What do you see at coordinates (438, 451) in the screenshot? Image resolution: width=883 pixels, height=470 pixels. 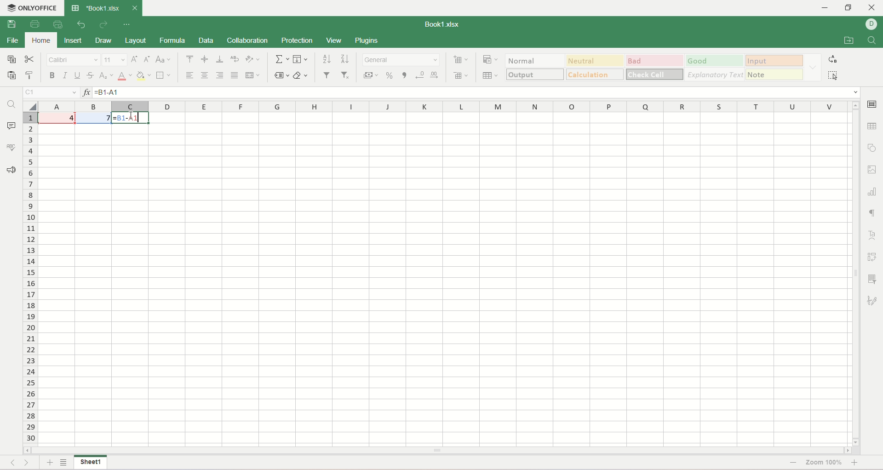 I see `horiontal scroll` at bounding box center [438, 451].